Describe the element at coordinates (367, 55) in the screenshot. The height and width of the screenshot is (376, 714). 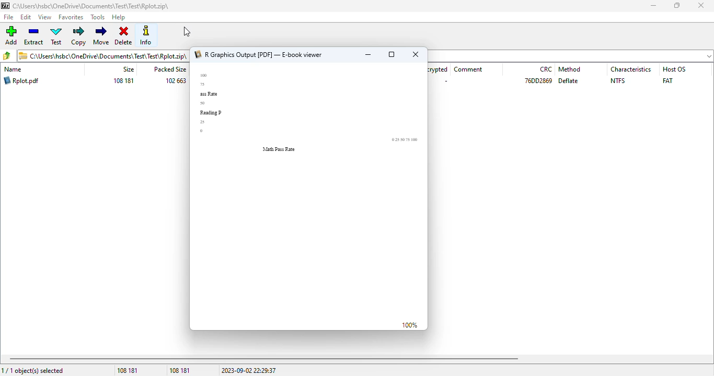
I see `minimize` at that location.